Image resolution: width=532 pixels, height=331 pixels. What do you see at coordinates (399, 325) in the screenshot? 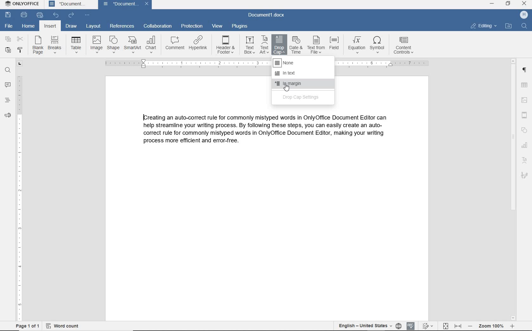
I see `Set document language` at bounding box center [399, 325].